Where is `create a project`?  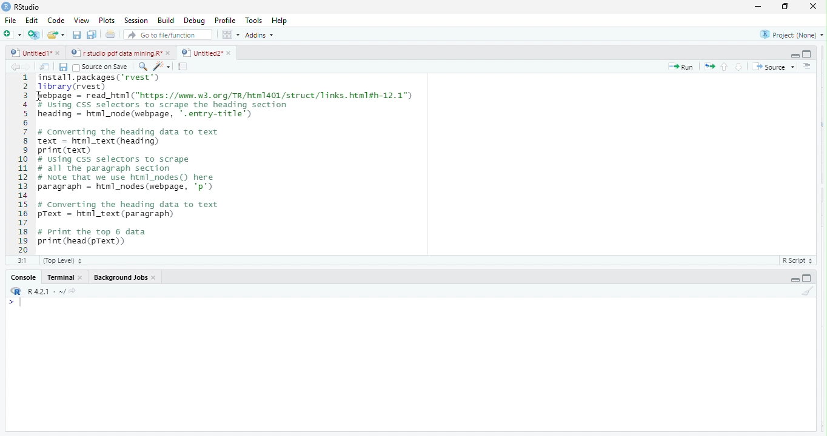
create a project is located at coordinates (33, 35).